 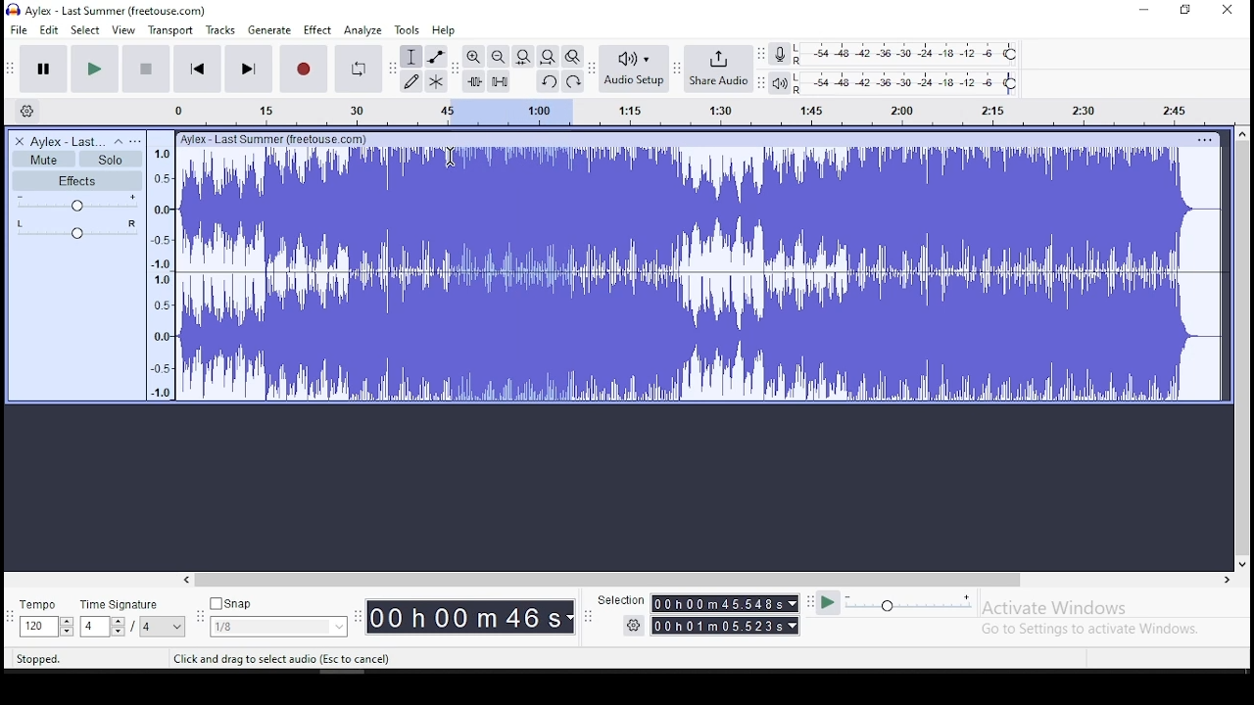 What do you see at coordinates (408, 29) in the screenshot?
I see `tools` at bounding box center [408, 29].